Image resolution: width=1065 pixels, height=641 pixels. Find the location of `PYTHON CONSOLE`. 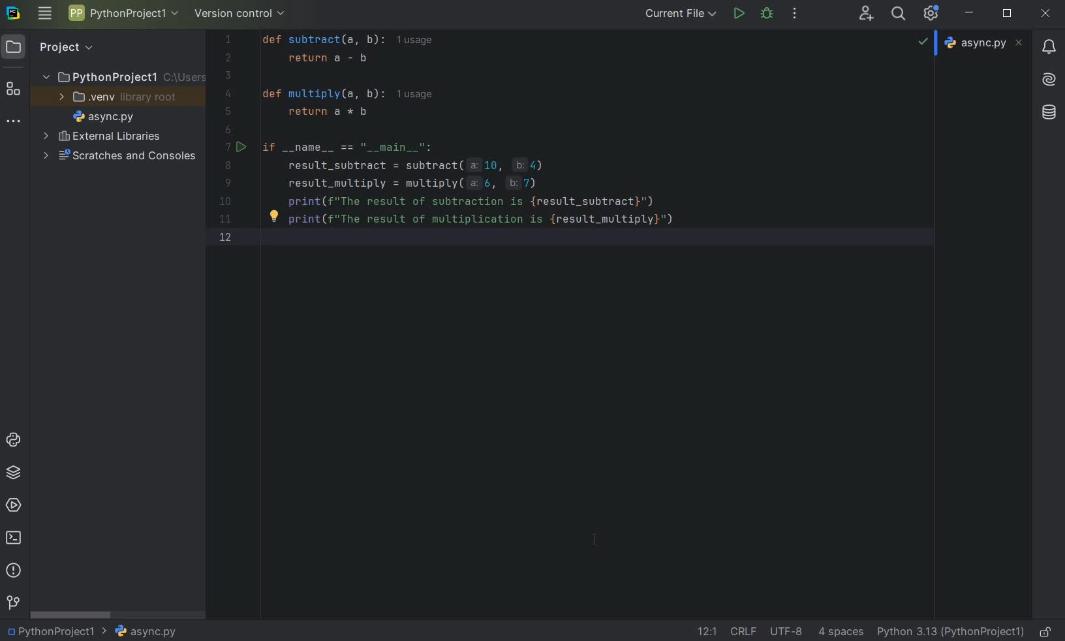

PYTHON CONSOLE is located at coordinates (15, 443).